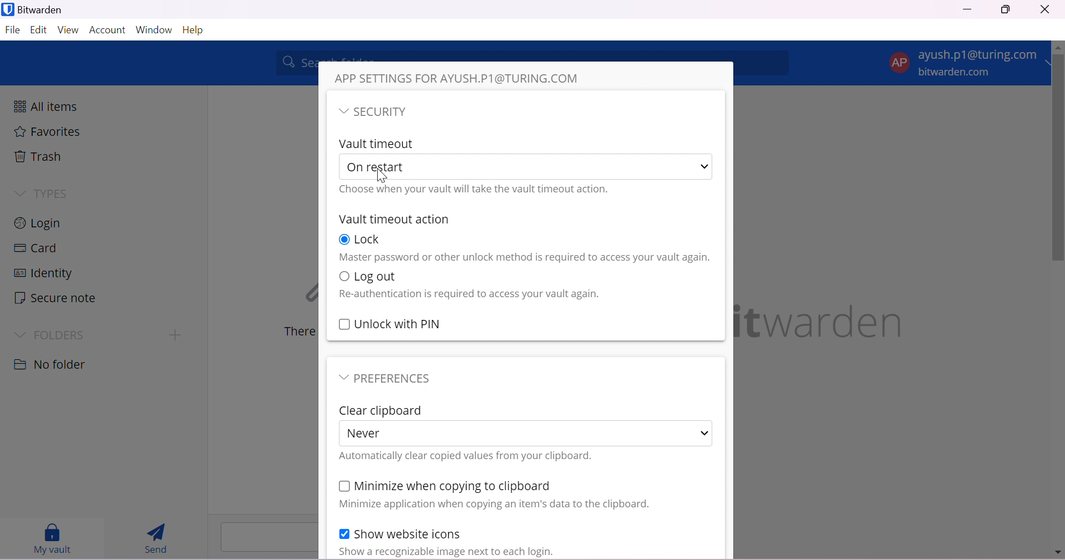 The height and width of the screenshot is (560, 1065). Describe the element at coordinates (706, 166) in the screenshot. I see `Drop Down` at that location.